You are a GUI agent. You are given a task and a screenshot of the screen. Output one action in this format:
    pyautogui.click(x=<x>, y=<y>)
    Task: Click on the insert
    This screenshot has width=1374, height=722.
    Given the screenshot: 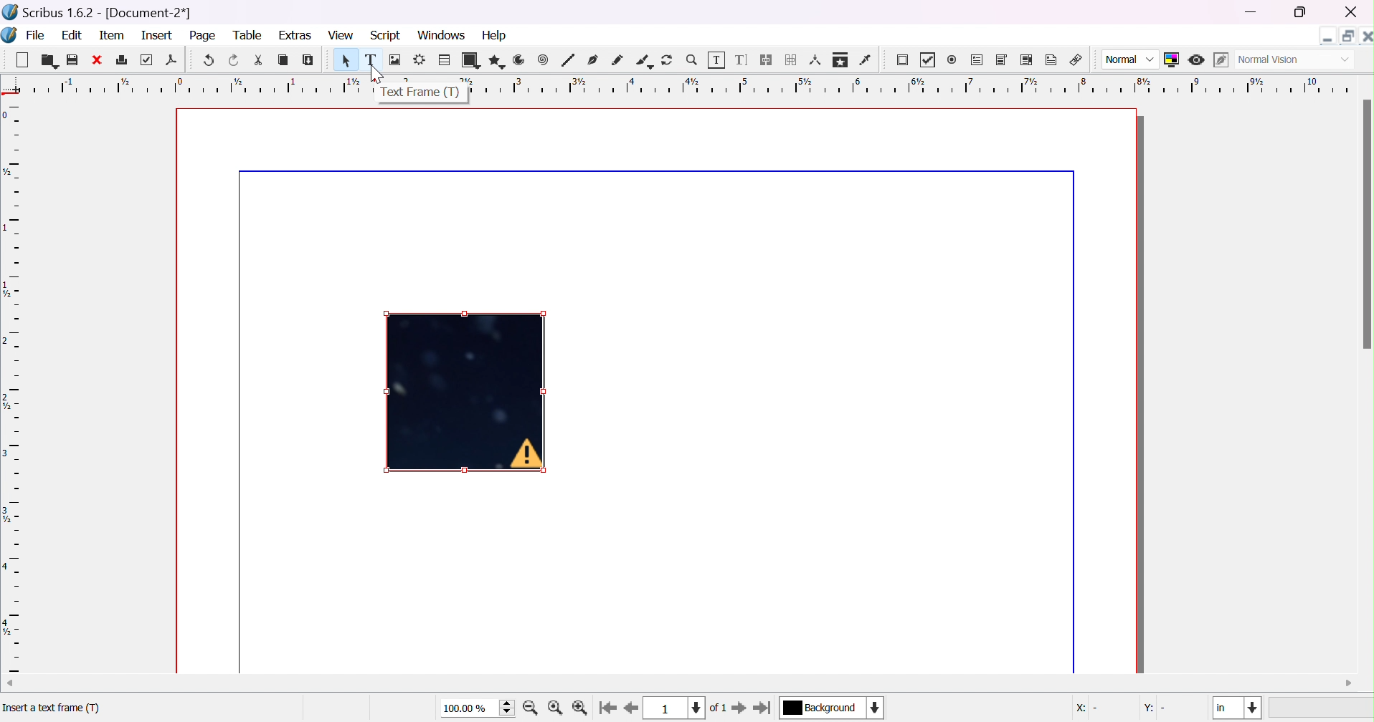 What is the action you would take?
    pyautogui.click(x=159, y=36)
    